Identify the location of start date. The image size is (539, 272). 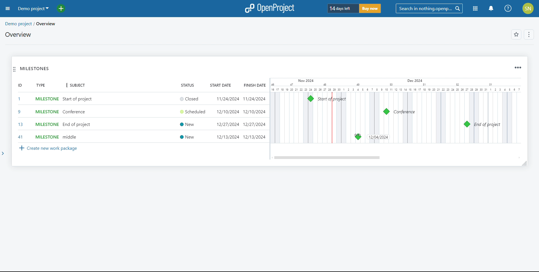
(221, 85).